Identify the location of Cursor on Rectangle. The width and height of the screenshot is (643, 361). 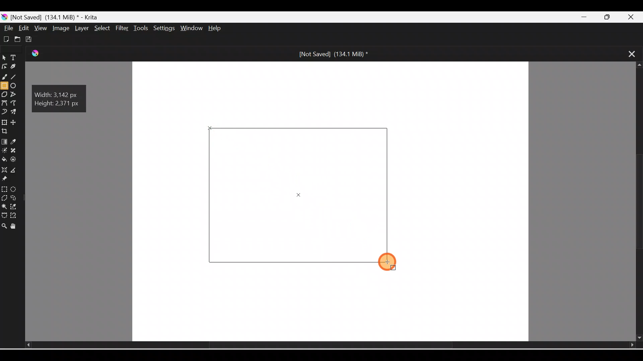
(388, 263).